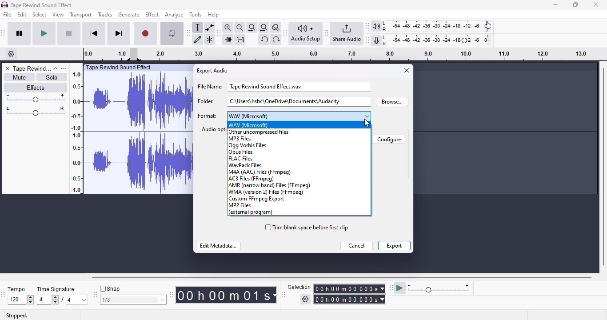 The height and width of the screenshot is (320, 607). I want to click on tracks, so click(105, 15).